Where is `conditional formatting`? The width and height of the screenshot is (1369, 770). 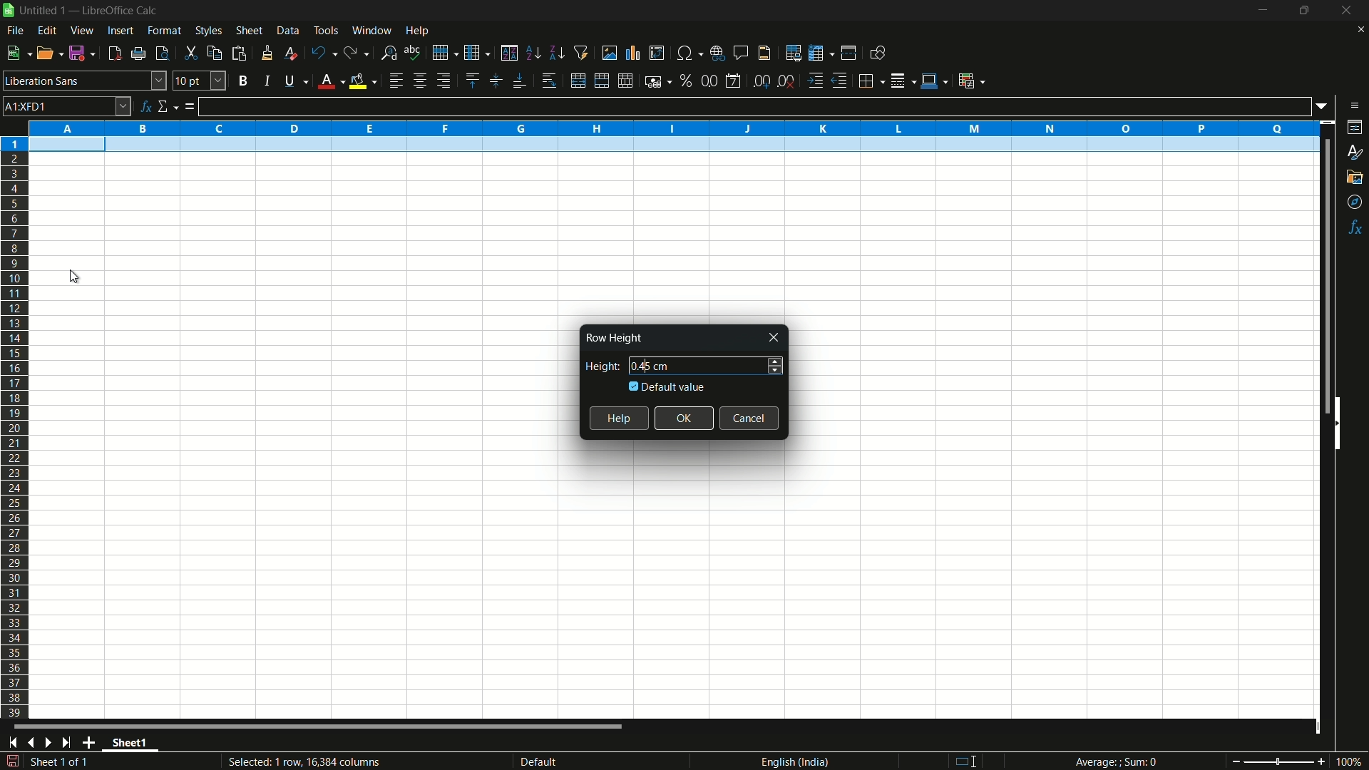 conditional formatting is located at coordinates (970, 81).